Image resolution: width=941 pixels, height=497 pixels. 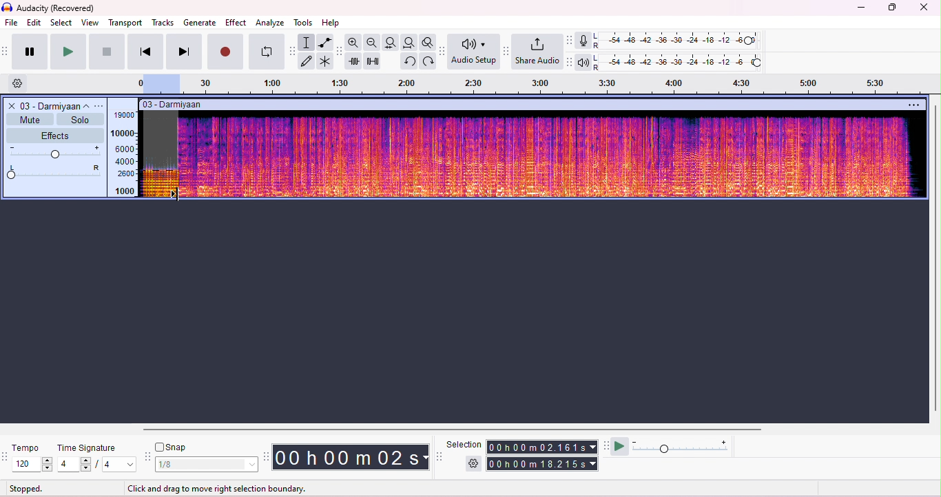 I want to click on next, so click(x=184, y=52).